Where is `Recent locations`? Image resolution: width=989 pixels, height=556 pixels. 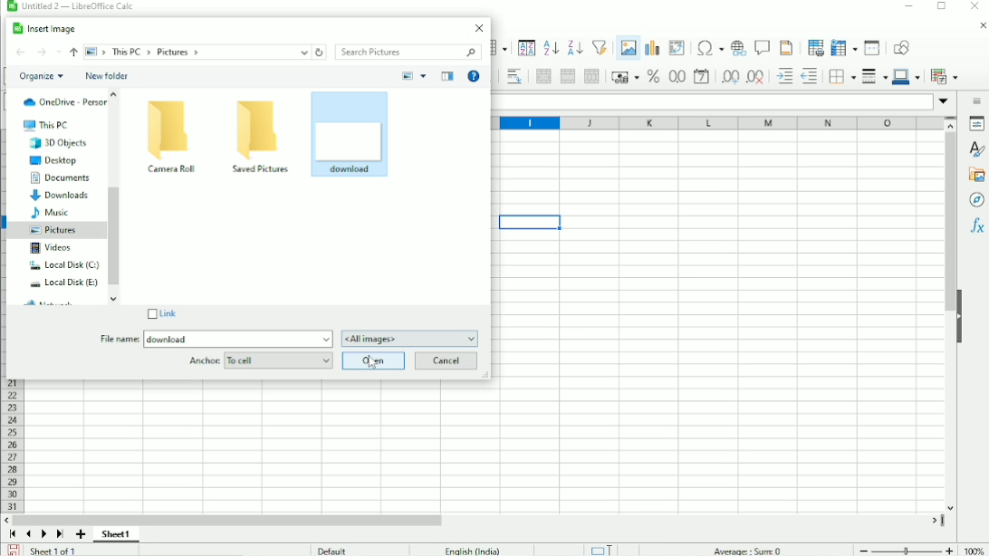
Recent locations is located at coordinates (59, 51).